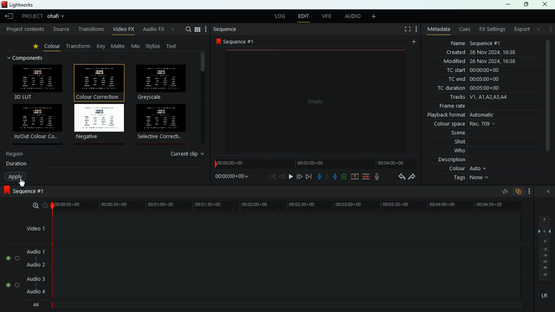 This screenshot has height=312, width=555. I want to click on export, so click(522, 29).